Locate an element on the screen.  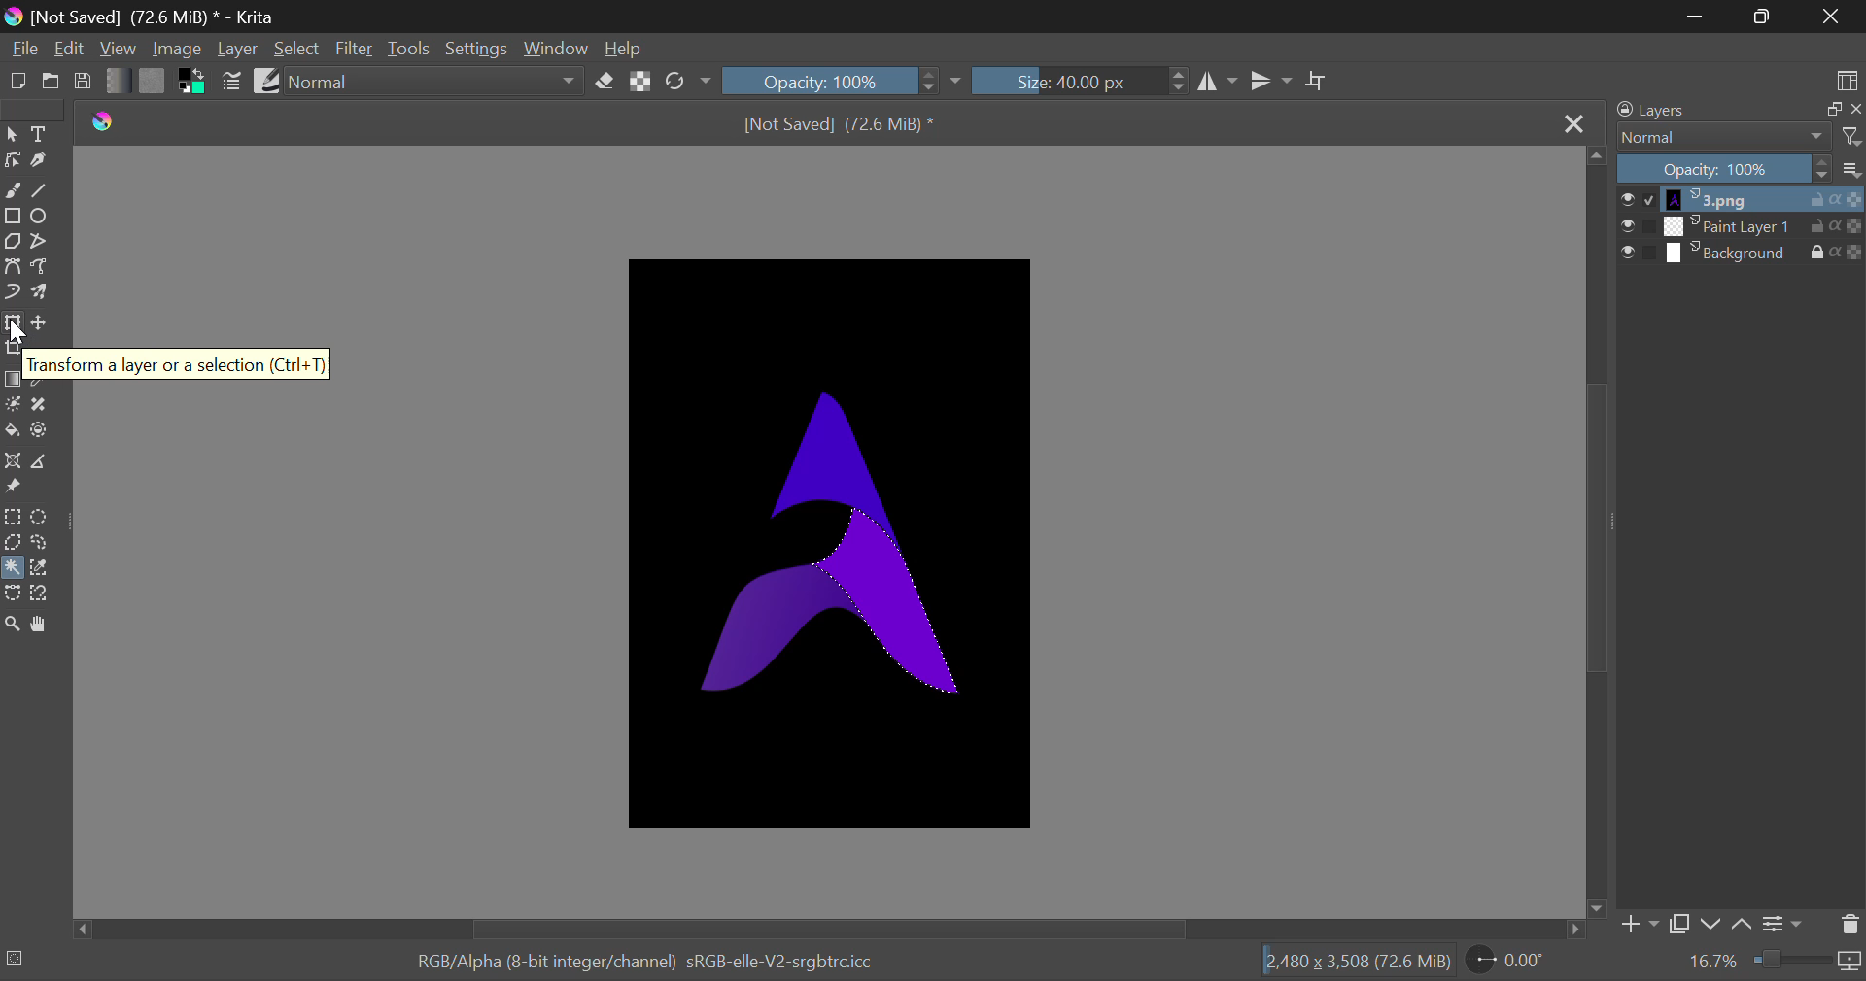
Gradient is located at coordinates (116, 82).